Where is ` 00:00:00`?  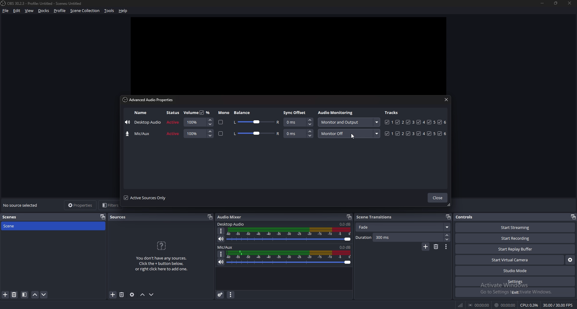  00:00:00 is located at coordinates (506, 305).